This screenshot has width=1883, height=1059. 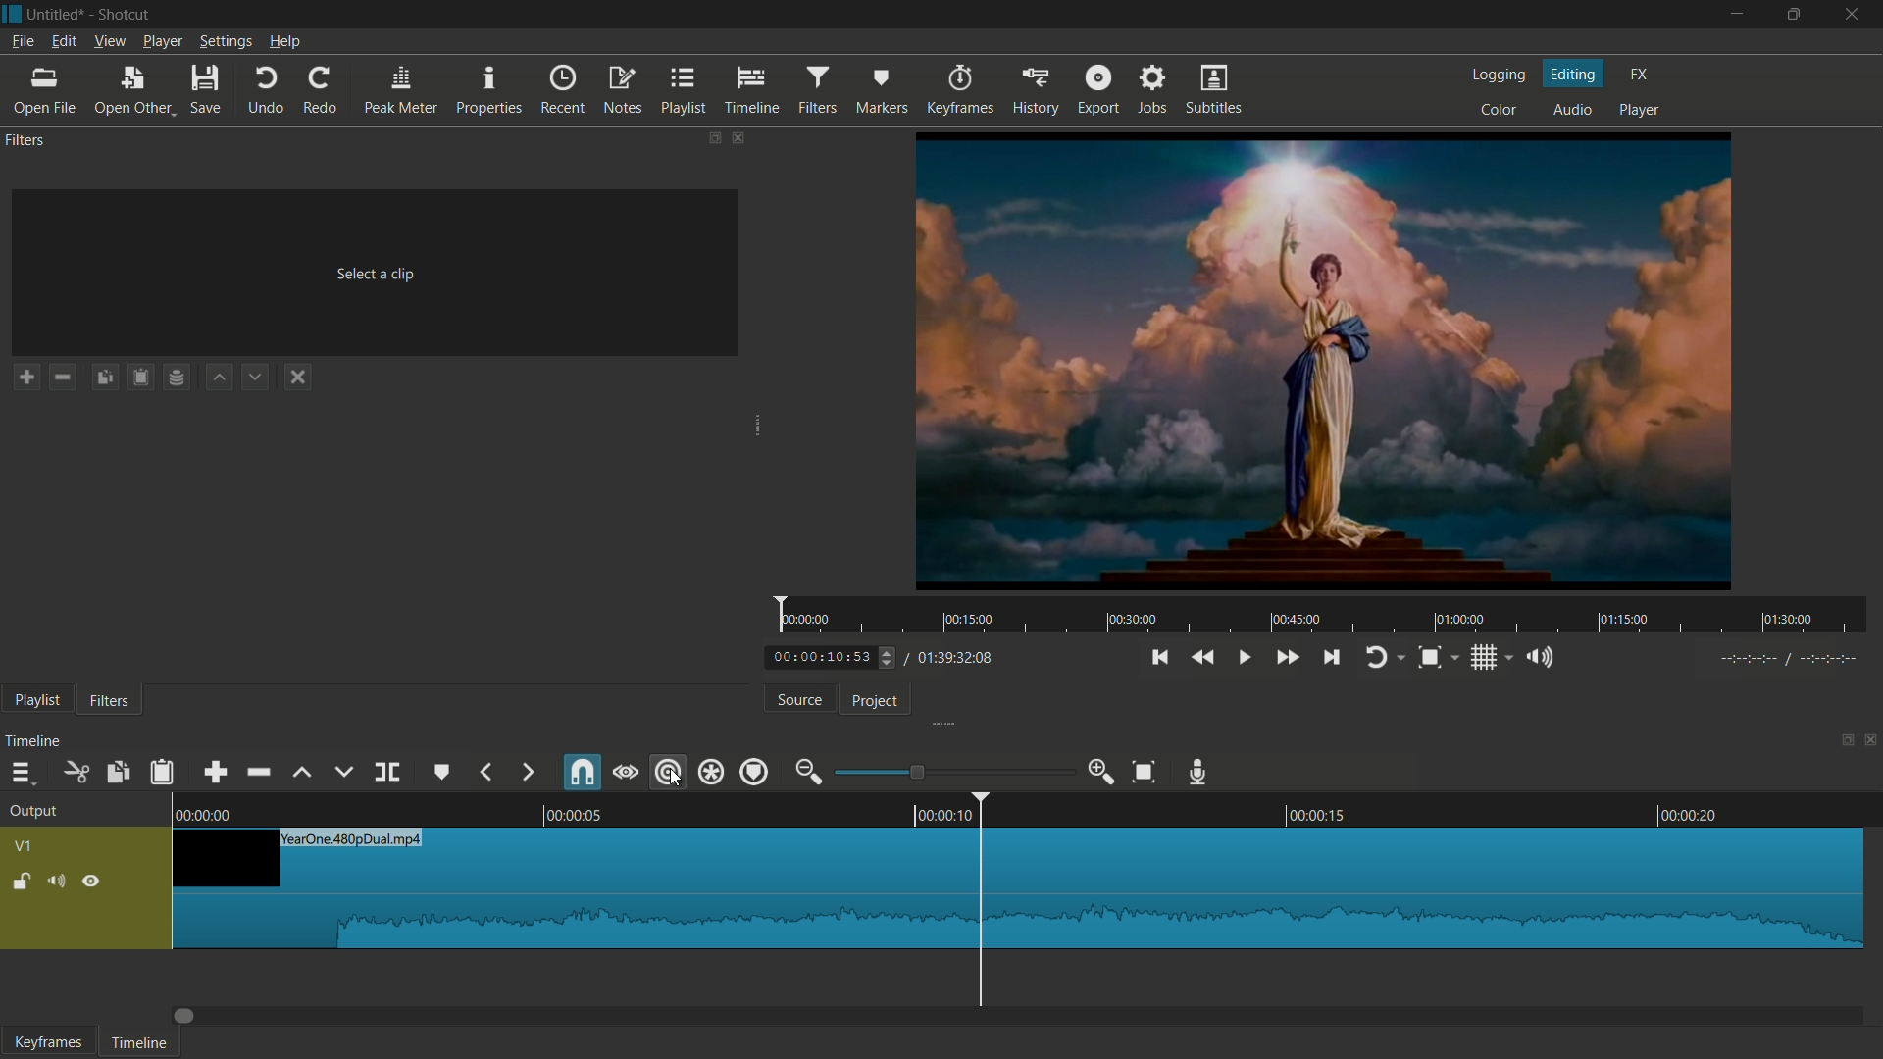 I want to click on output, so click(x=34, y=813).